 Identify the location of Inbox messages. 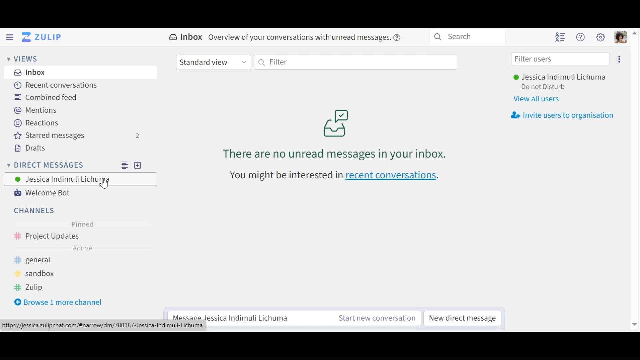
(344, 126).